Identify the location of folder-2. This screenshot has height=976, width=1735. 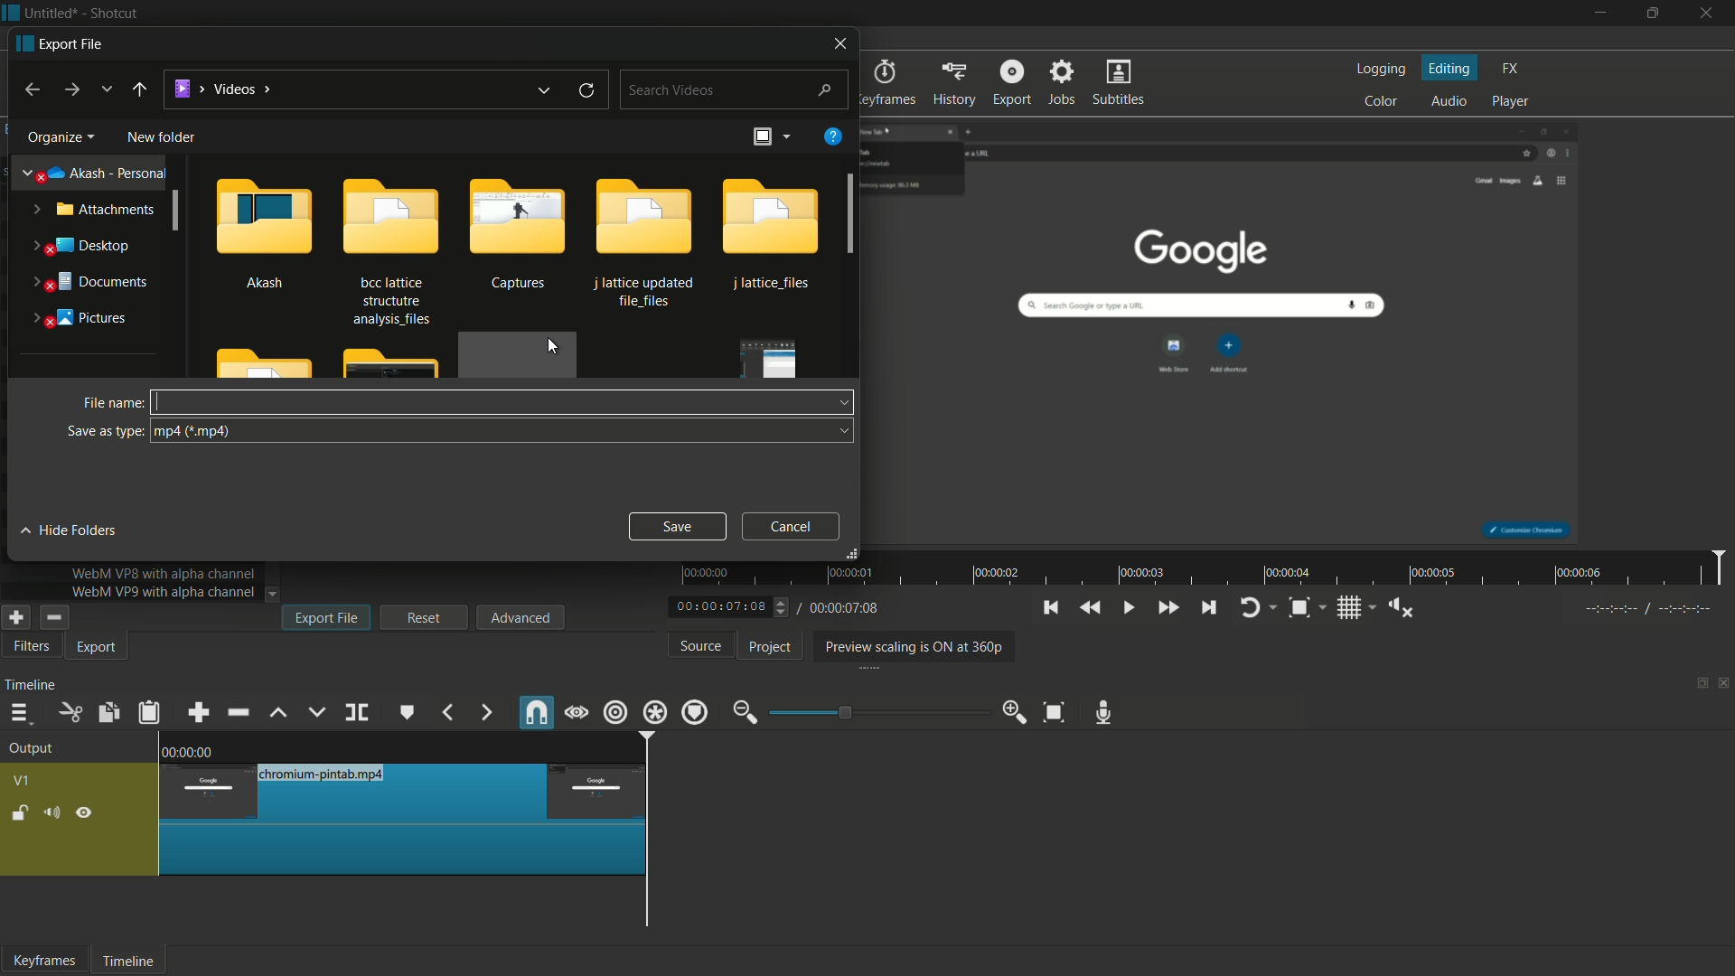
(389, 249).